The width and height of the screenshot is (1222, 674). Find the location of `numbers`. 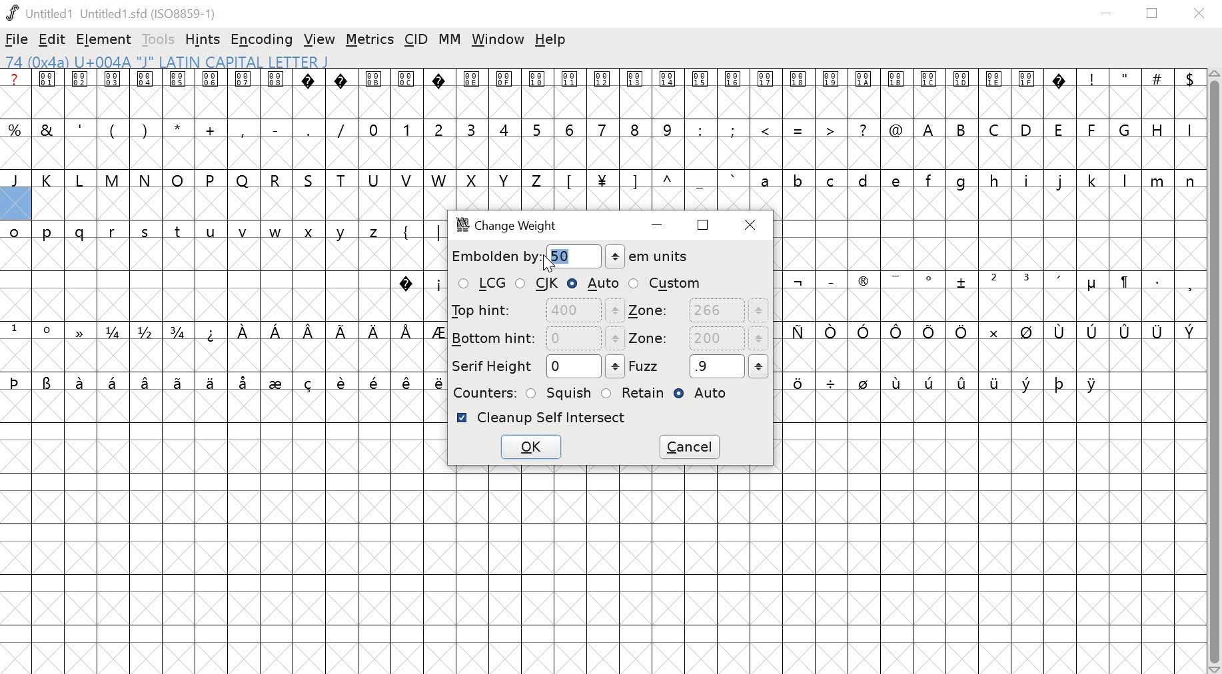

numbers is located at coordinates (520, 129).